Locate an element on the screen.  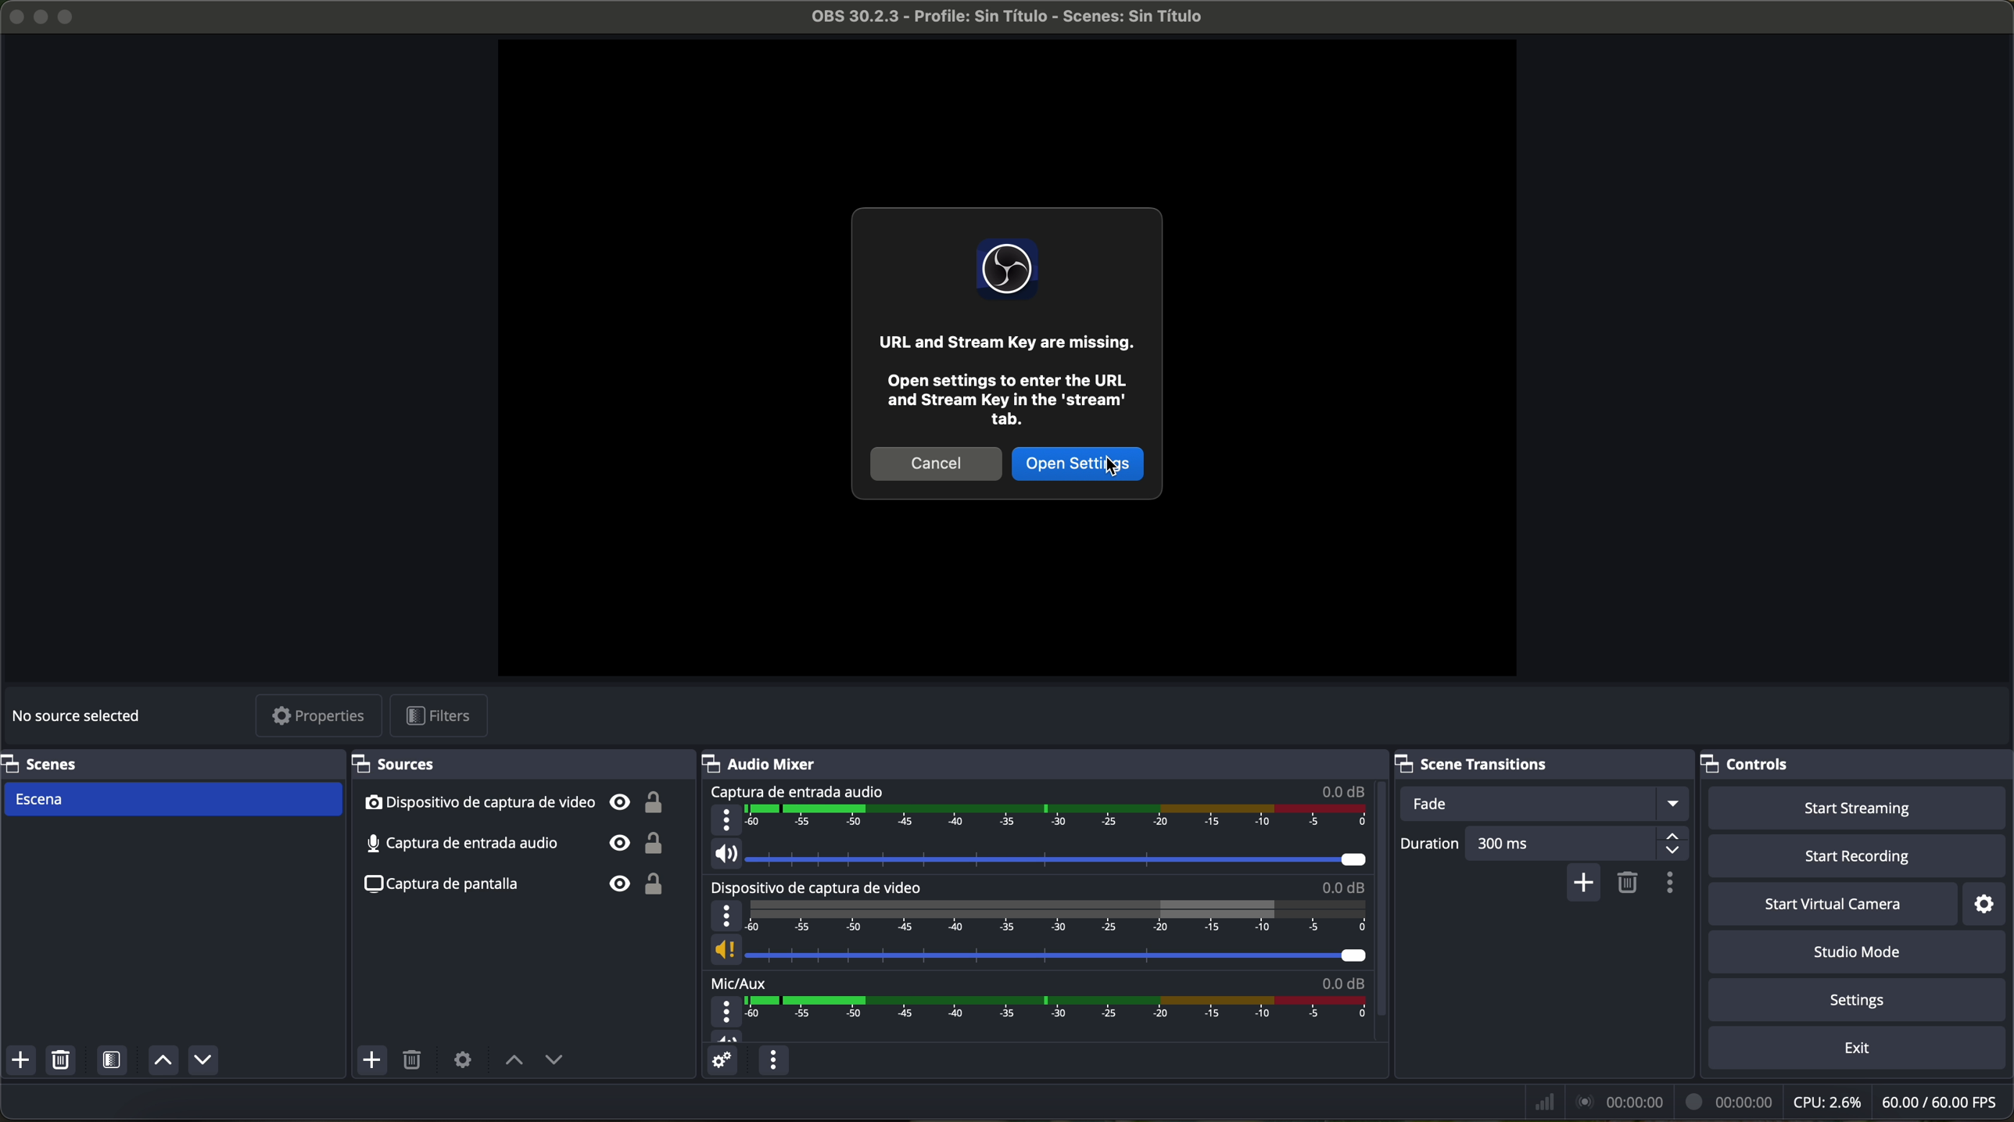
audio mixer is located at coordinates (1046, 762).